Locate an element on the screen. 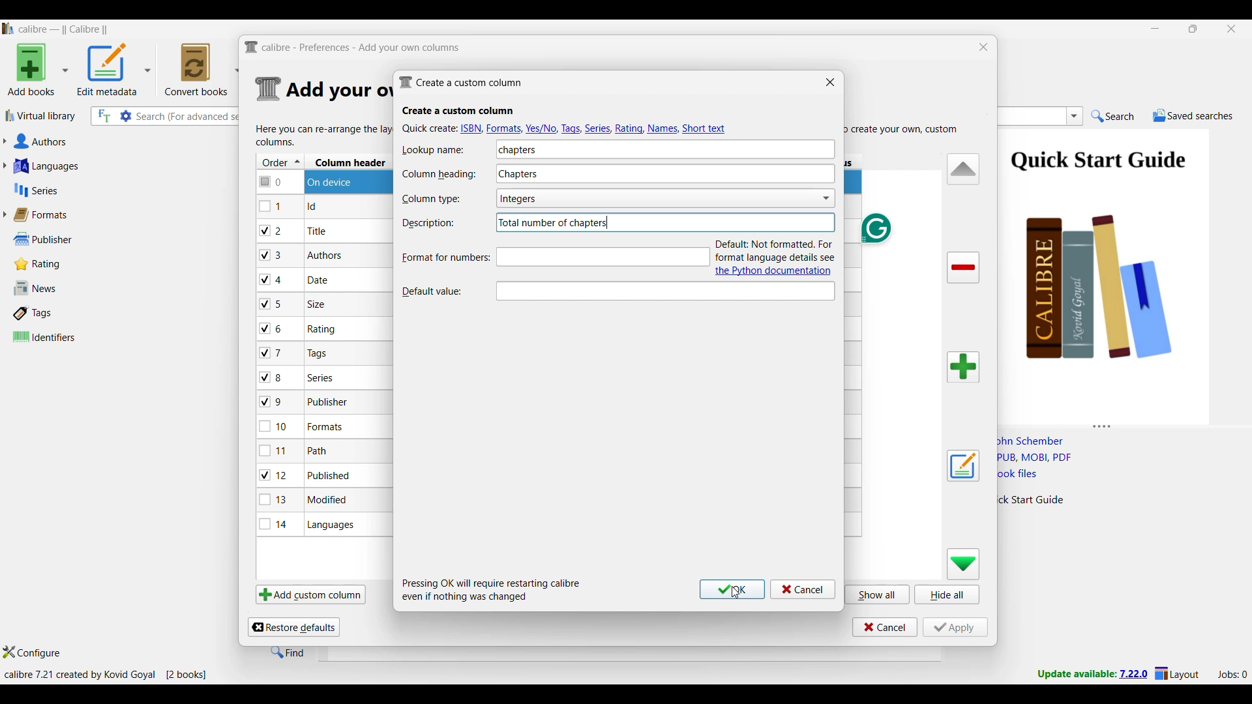  Tags is located at coordinates (61, 313).